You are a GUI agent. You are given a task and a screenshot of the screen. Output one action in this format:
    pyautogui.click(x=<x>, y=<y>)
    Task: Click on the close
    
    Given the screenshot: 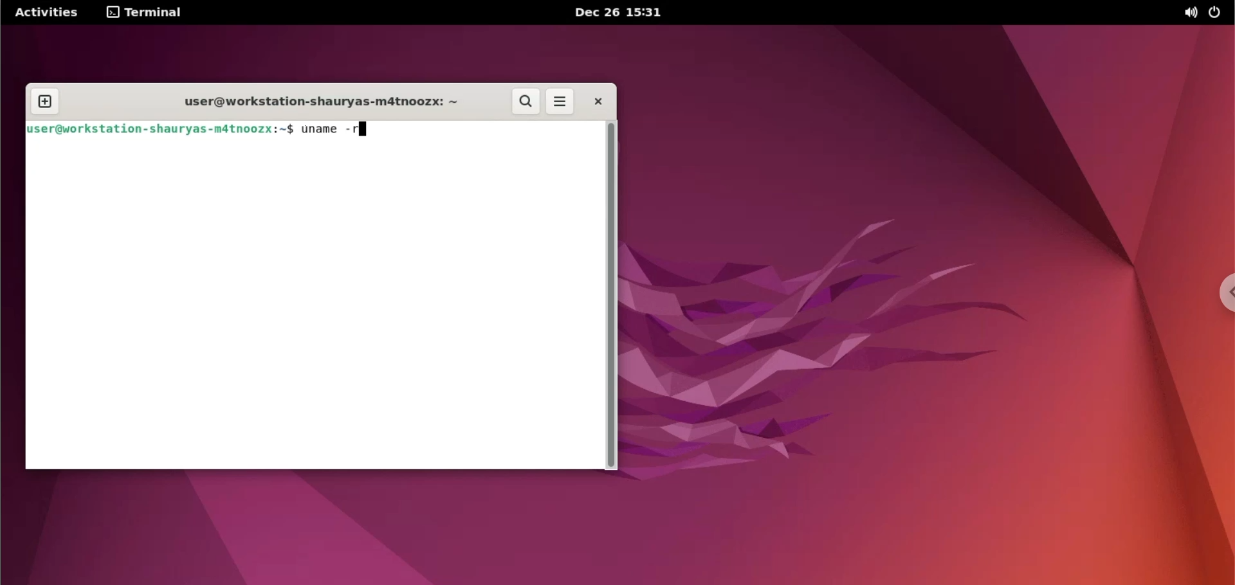 What is the action you would take?
    pyautogui.click(x=595, y=102)
    